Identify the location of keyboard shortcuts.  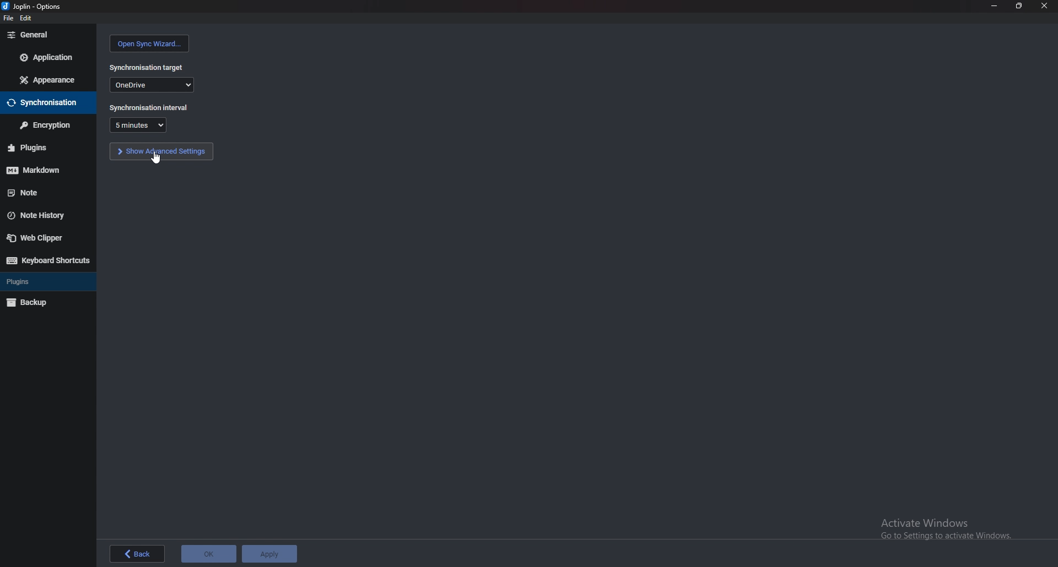
(47, 261).